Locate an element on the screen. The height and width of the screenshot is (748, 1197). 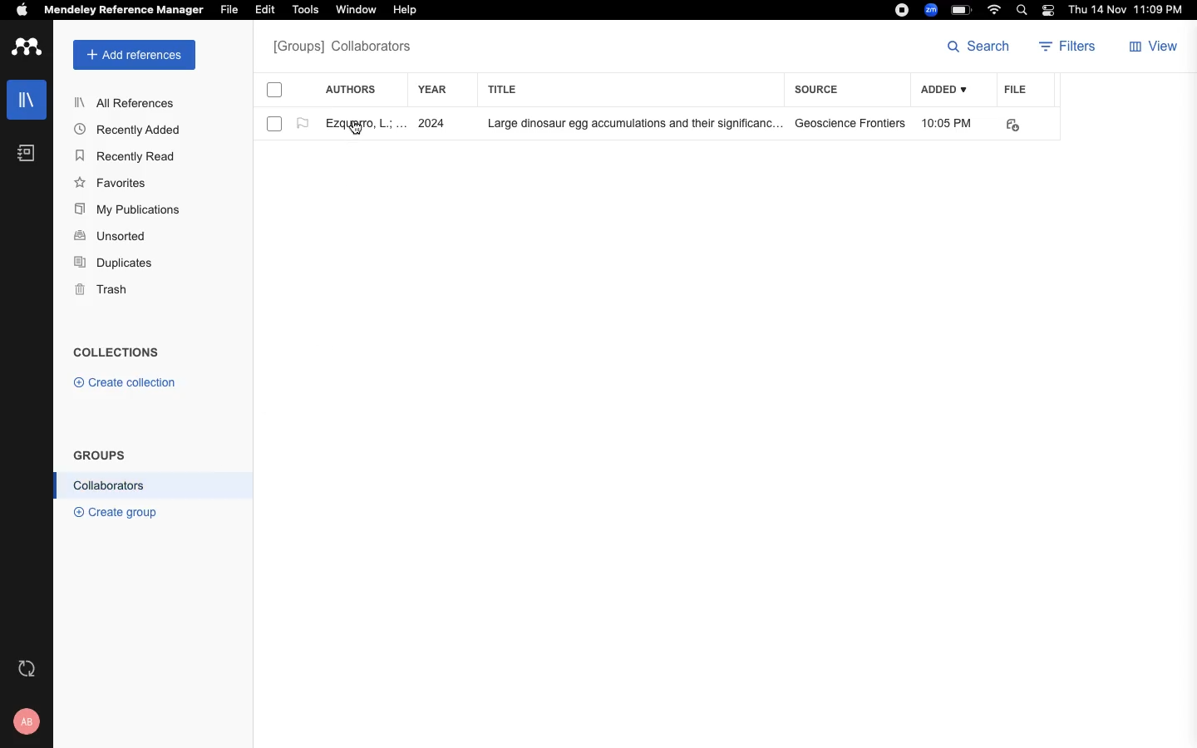
Recently Read is located at coordinates (127, 156).